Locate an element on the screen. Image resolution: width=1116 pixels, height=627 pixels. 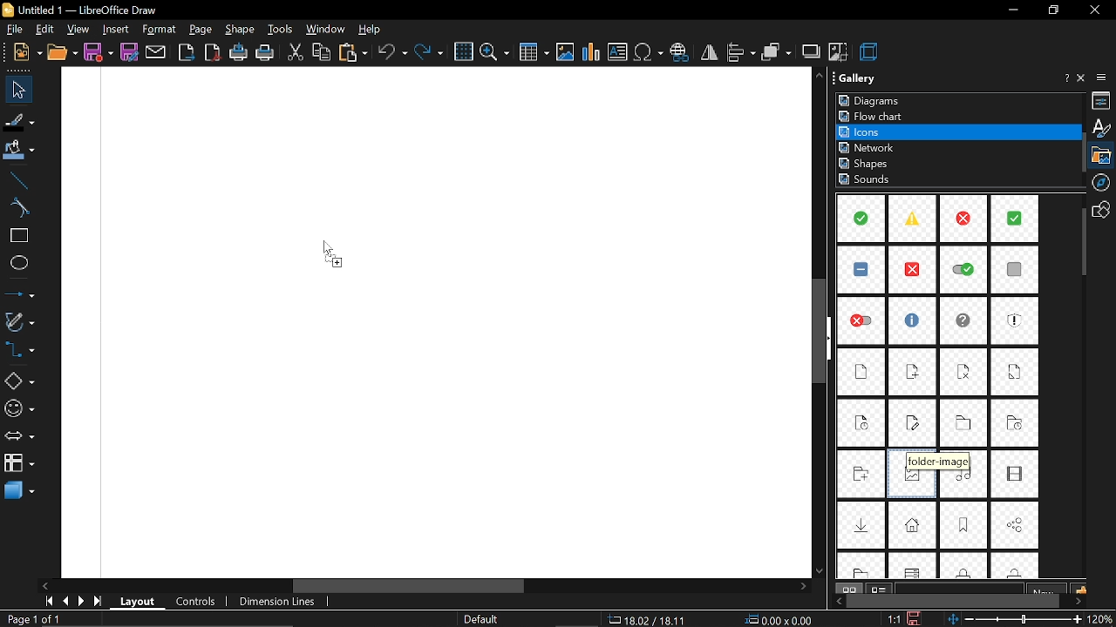
export as pdf is located at coordinates (213, 51).